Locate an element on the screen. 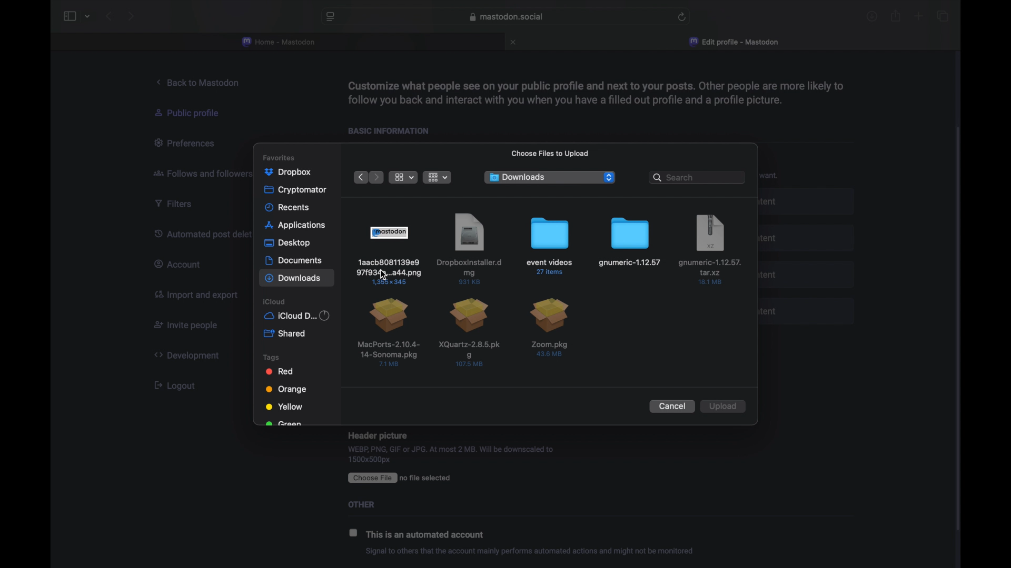 The image size is (1011, 568). file is located at coordinates (471, 332).